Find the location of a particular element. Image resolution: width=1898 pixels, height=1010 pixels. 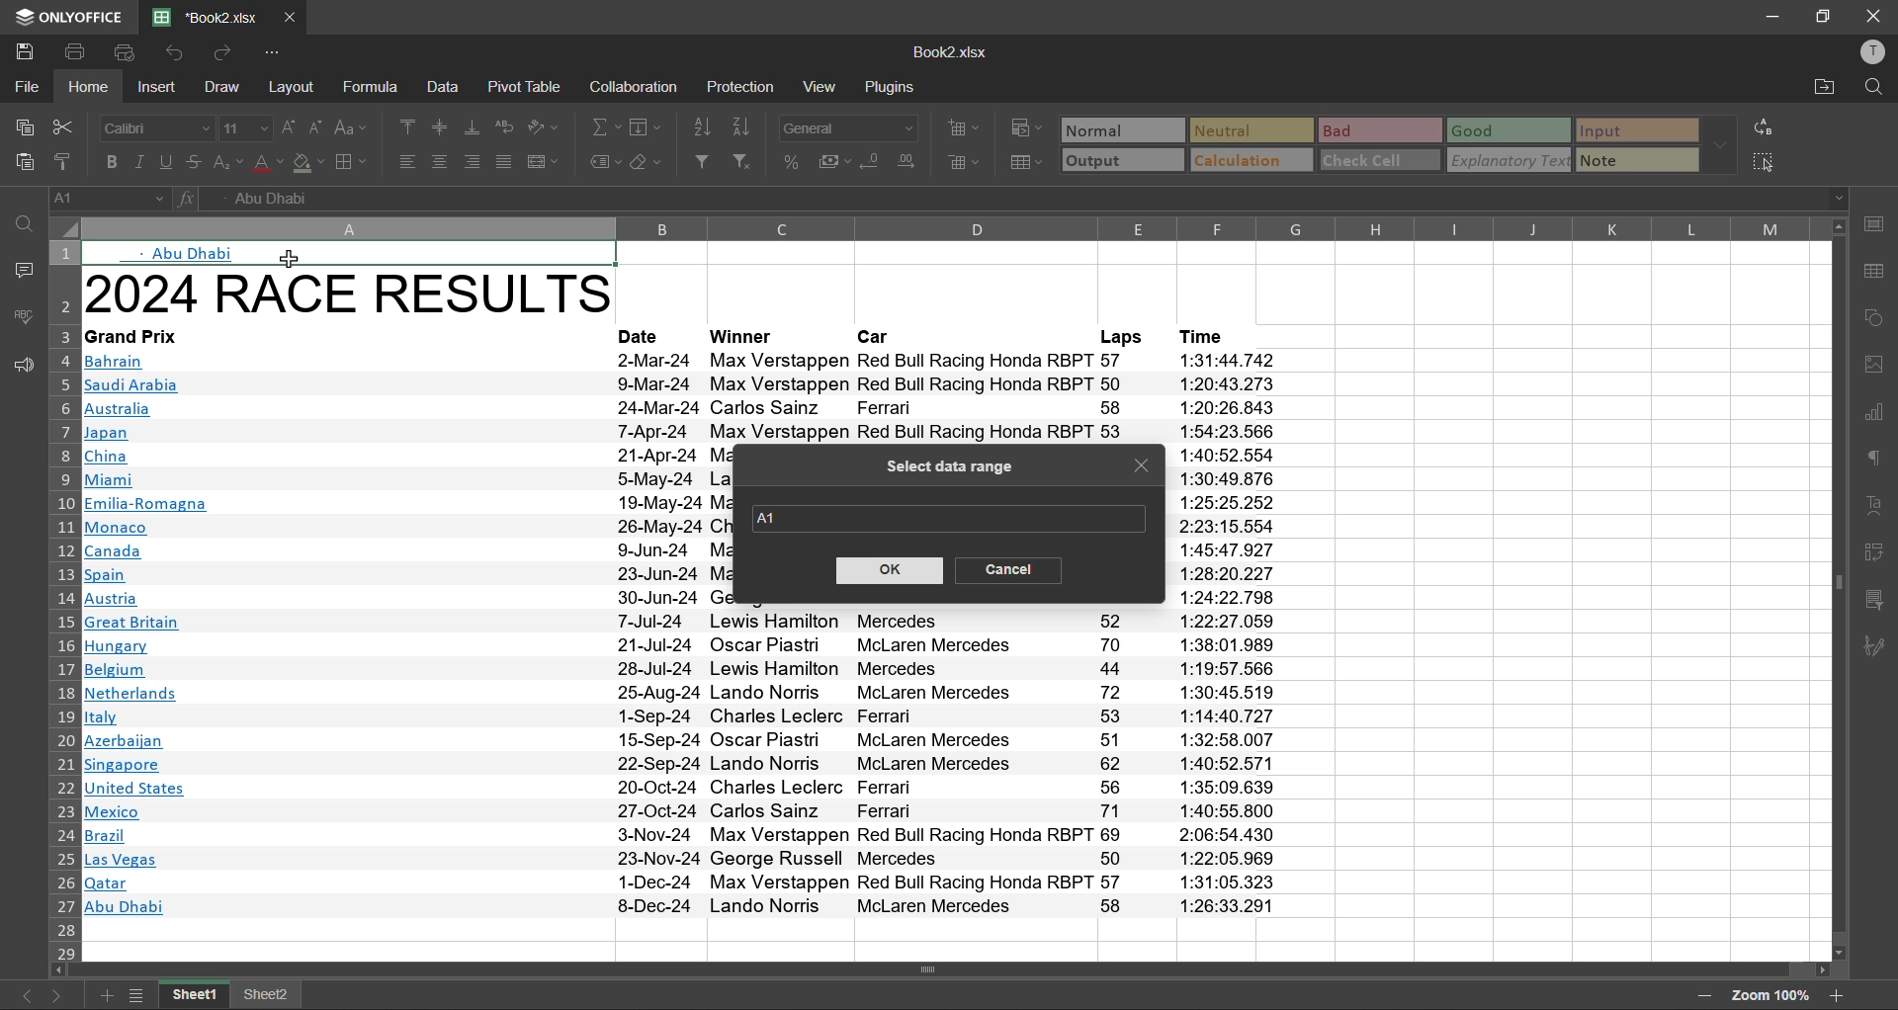

fields is located at coordinates (646, 129).